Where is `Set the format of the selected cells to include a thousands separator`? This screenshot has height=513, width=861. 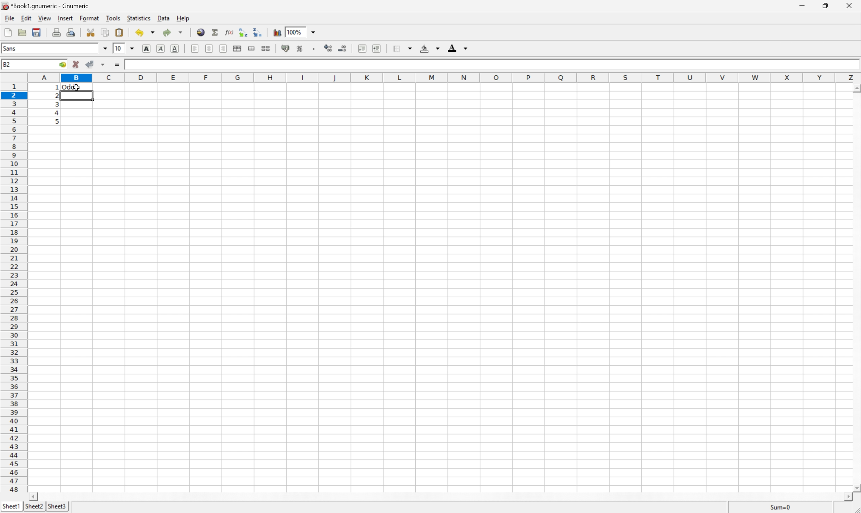 Set the format of the selected cells to include a thousands separator is located at coordinates (314, 48).